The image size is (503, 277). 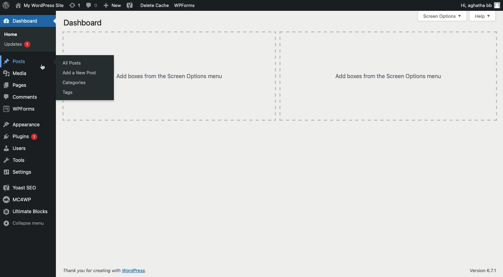 What do you see at coordinates (112, 5) in the screenshot?
I see `New` at bounding box center [112, 5].